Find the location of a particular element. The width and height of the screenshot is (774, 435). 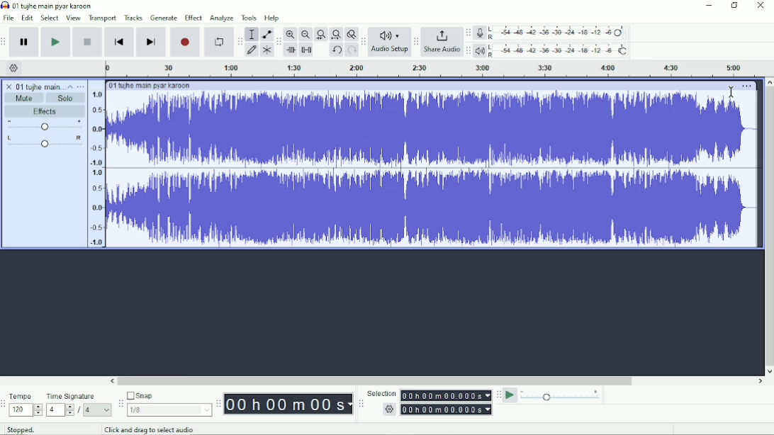

Click and drag to select audio is located at coordinates (152, 429).